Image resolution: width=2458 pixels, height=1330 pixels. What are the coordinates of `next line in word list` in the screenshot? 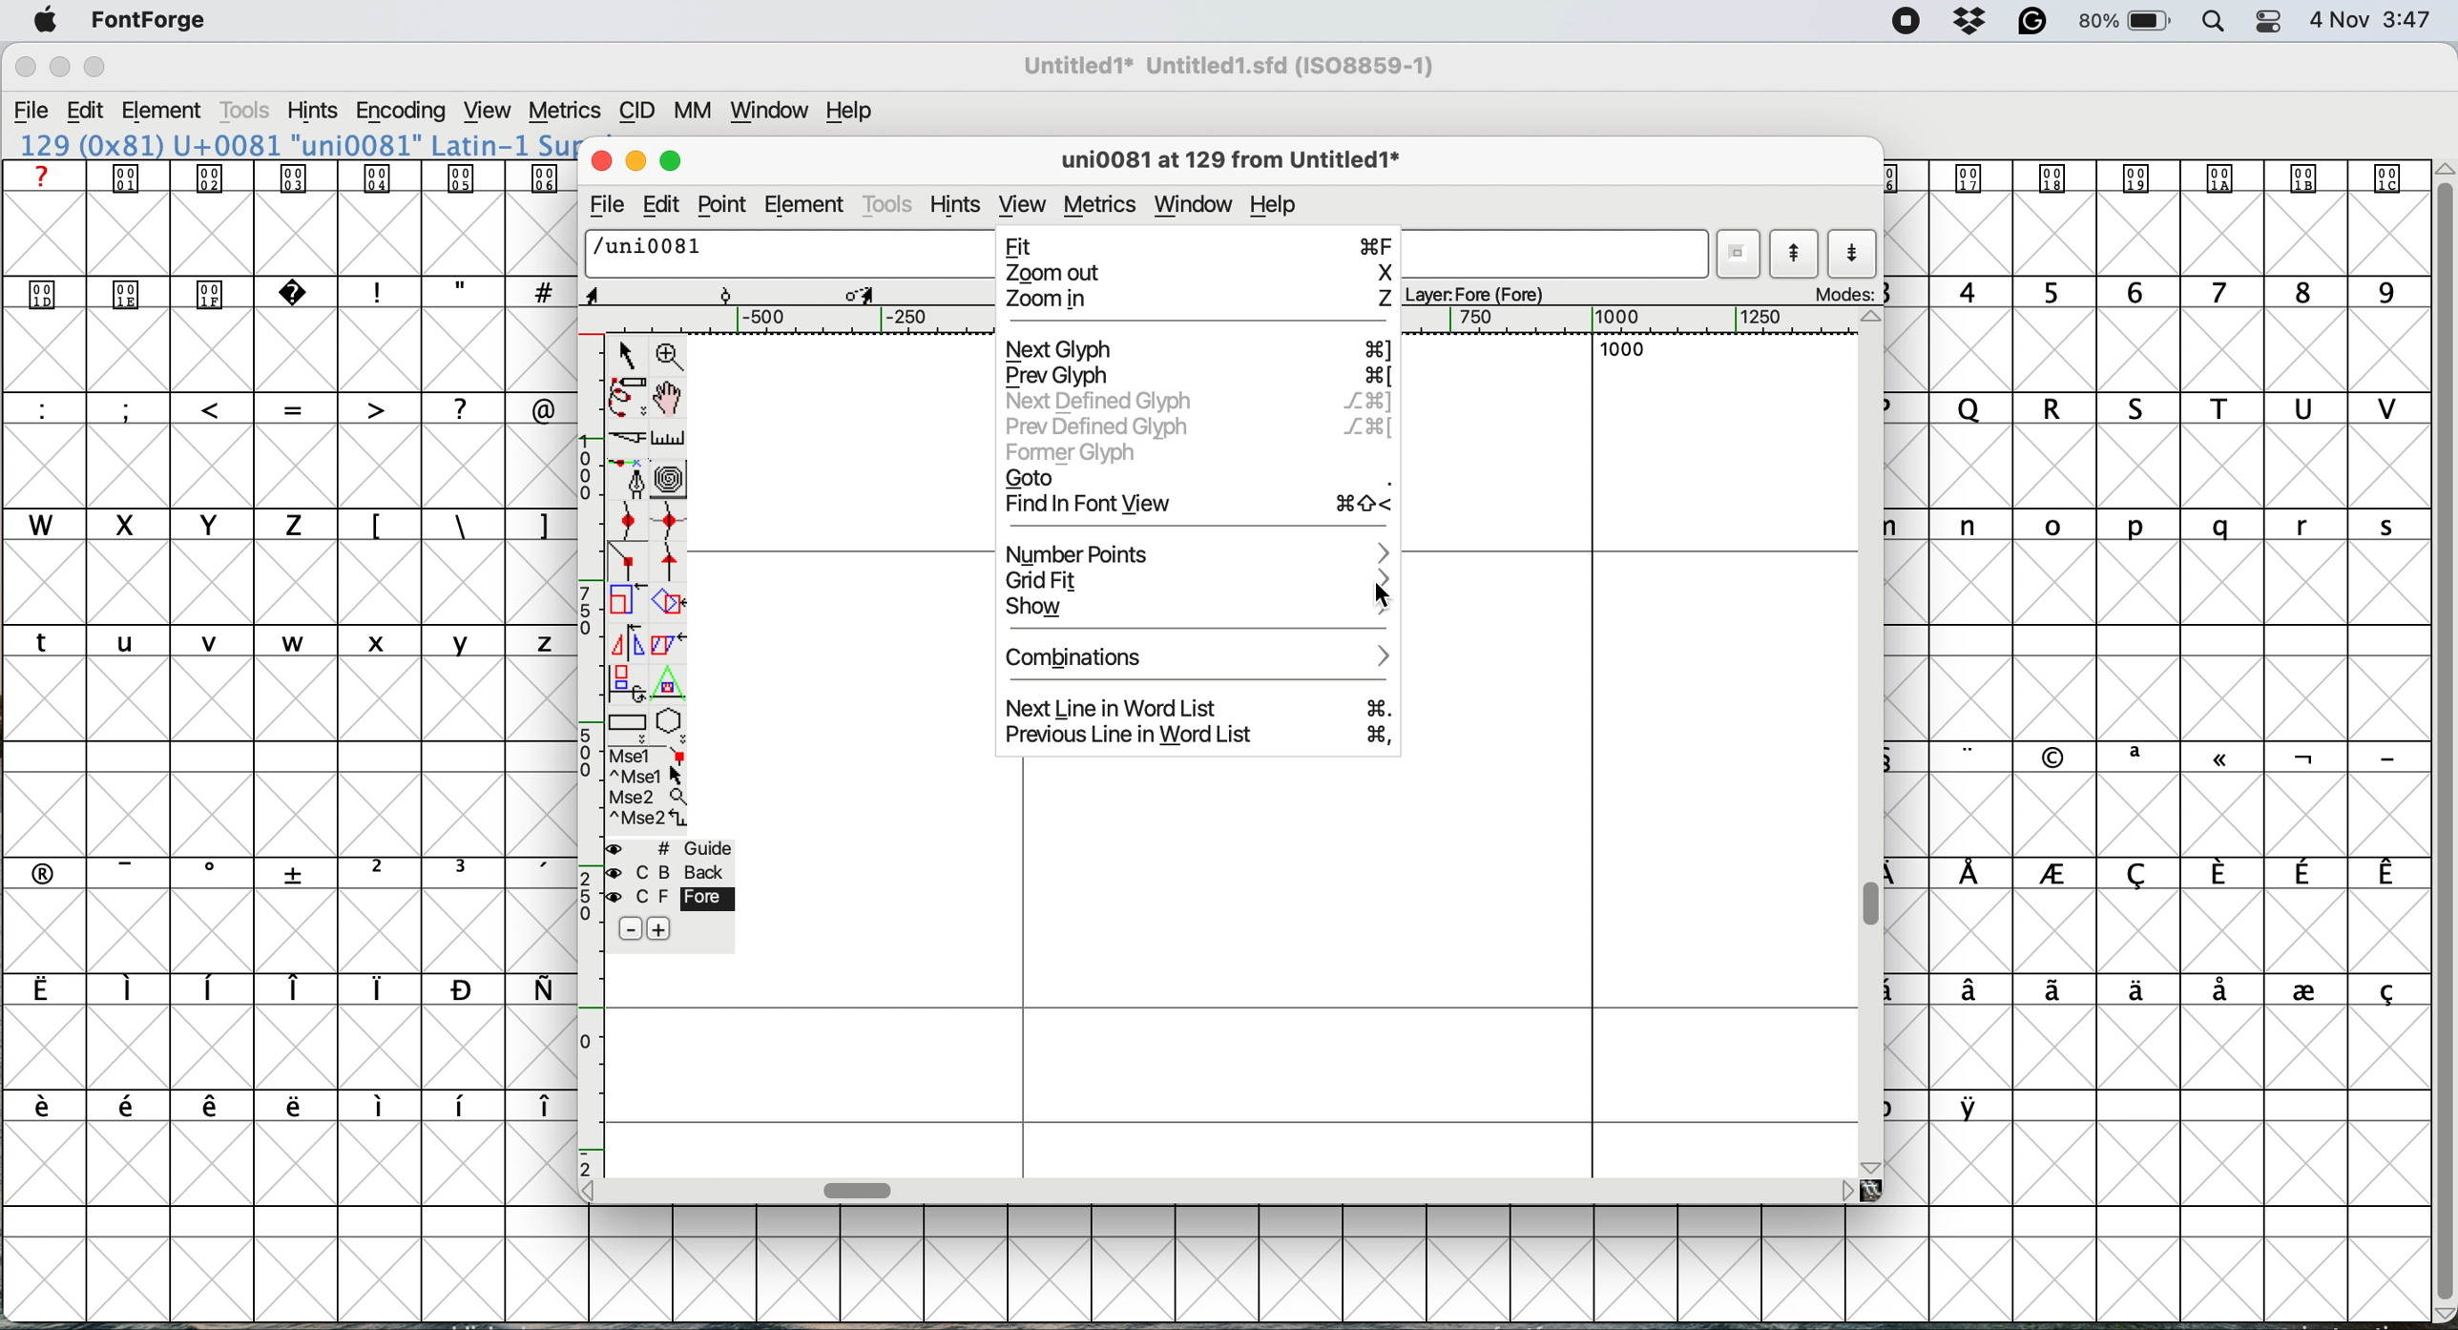 It's located at (1199, 709).